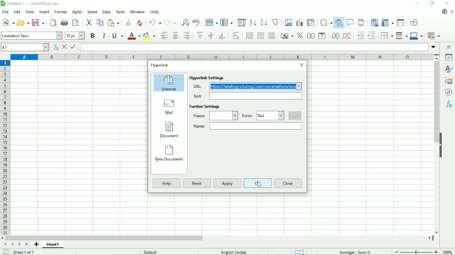 The image size is (455, 255). What do you see at coordinates (445, 12) in the screenshot?
I see `Update available` at bounding box center [445, 12].